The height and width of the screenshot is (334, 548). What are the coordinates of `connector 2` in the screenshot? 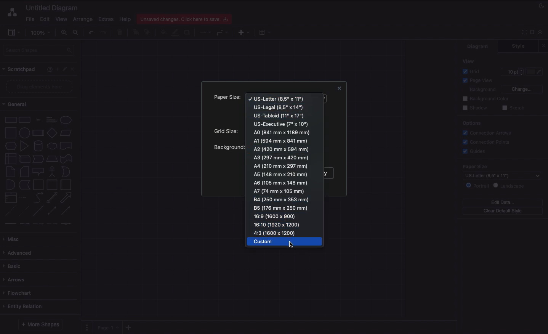 It's located at (24, 224).